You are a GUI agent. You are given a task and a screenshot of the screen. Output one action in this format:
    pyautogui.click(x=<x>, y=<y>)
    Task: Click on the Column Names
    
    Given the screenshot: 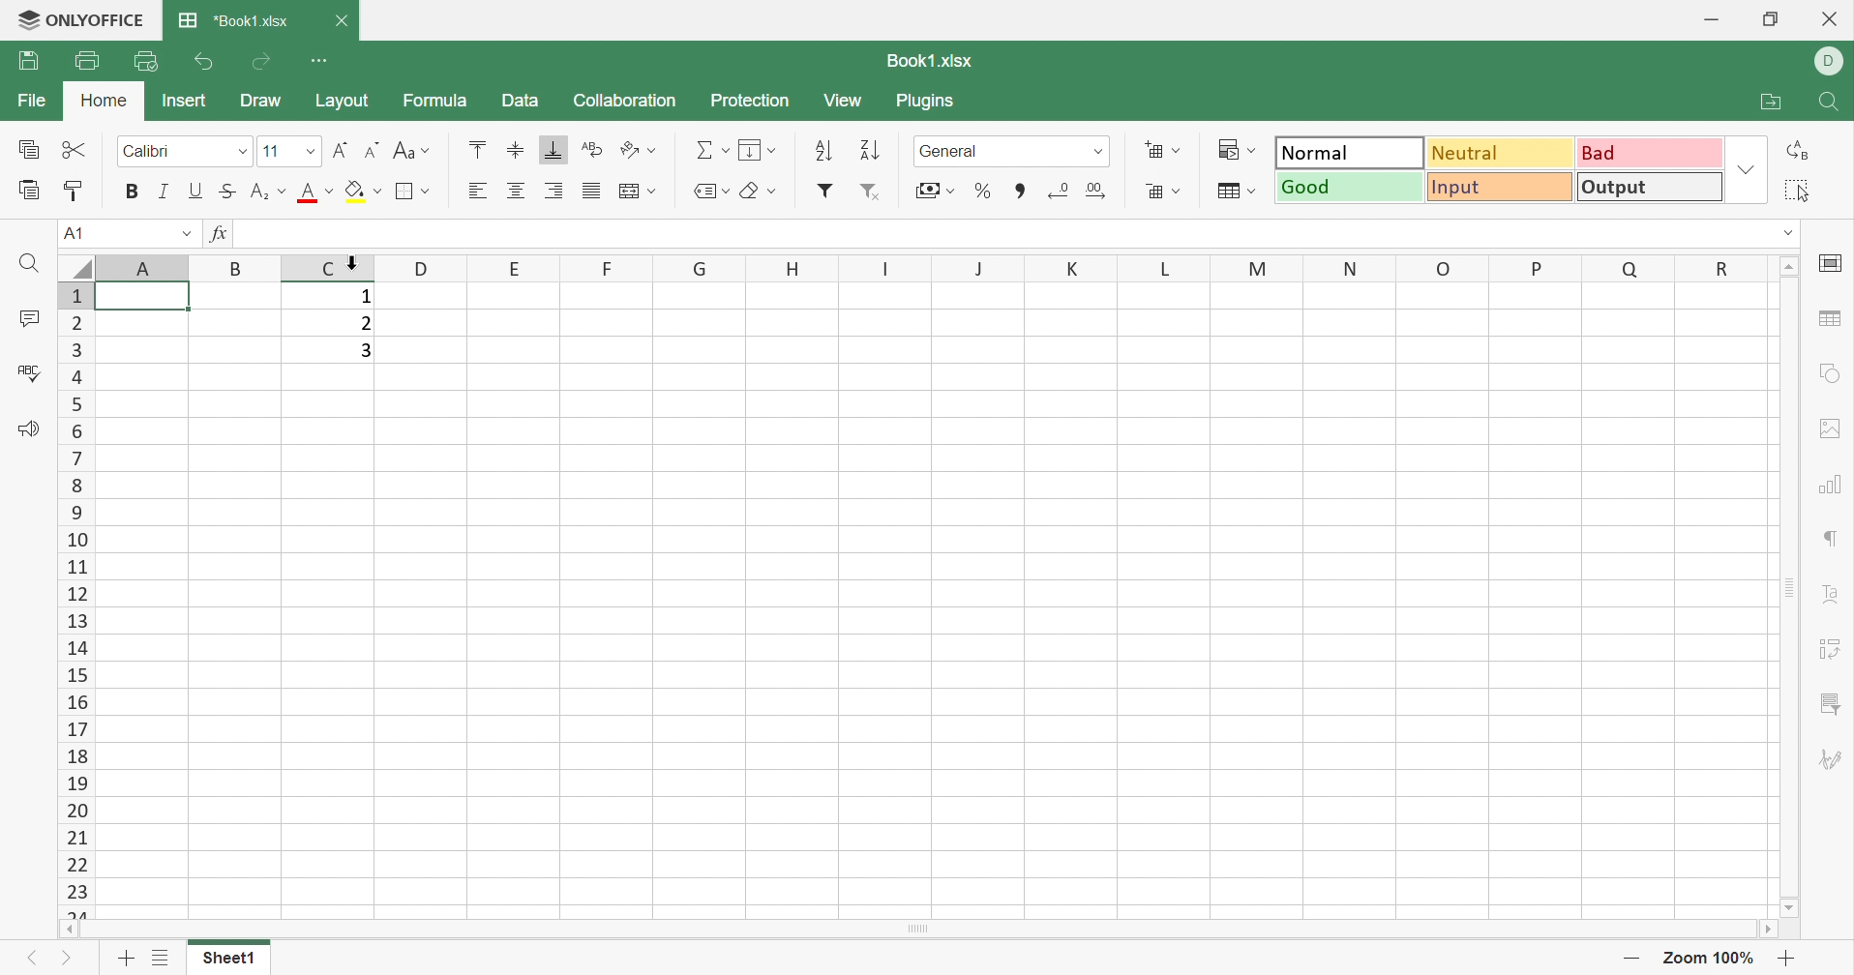 What is the action you would take?
    pyautogui.click(x=914, y=265)
    